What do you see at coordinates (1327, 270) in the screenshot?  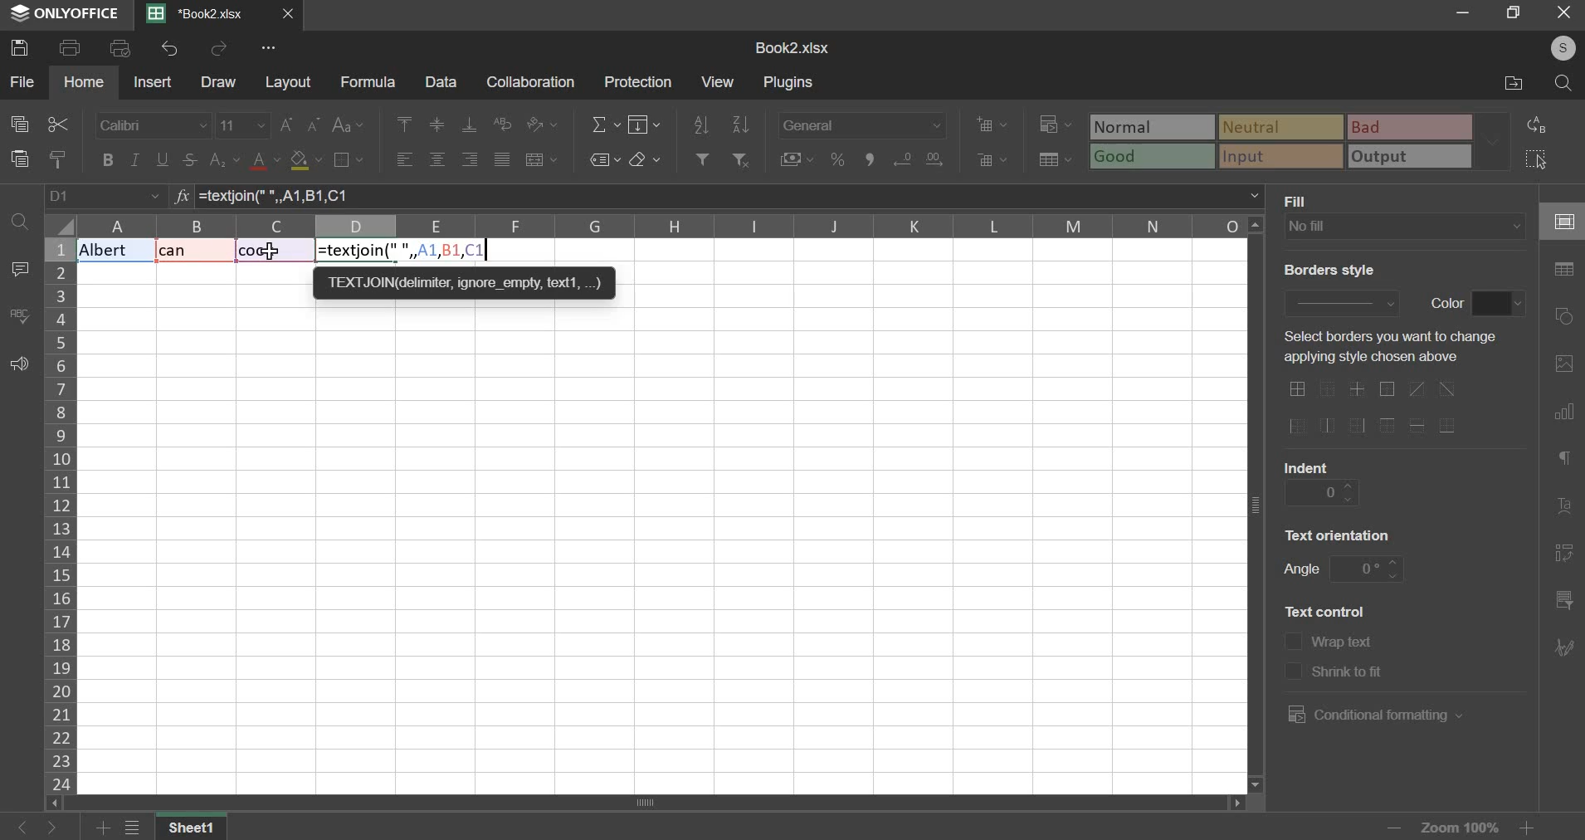 I see `text` at bounding box center [1327, 270].